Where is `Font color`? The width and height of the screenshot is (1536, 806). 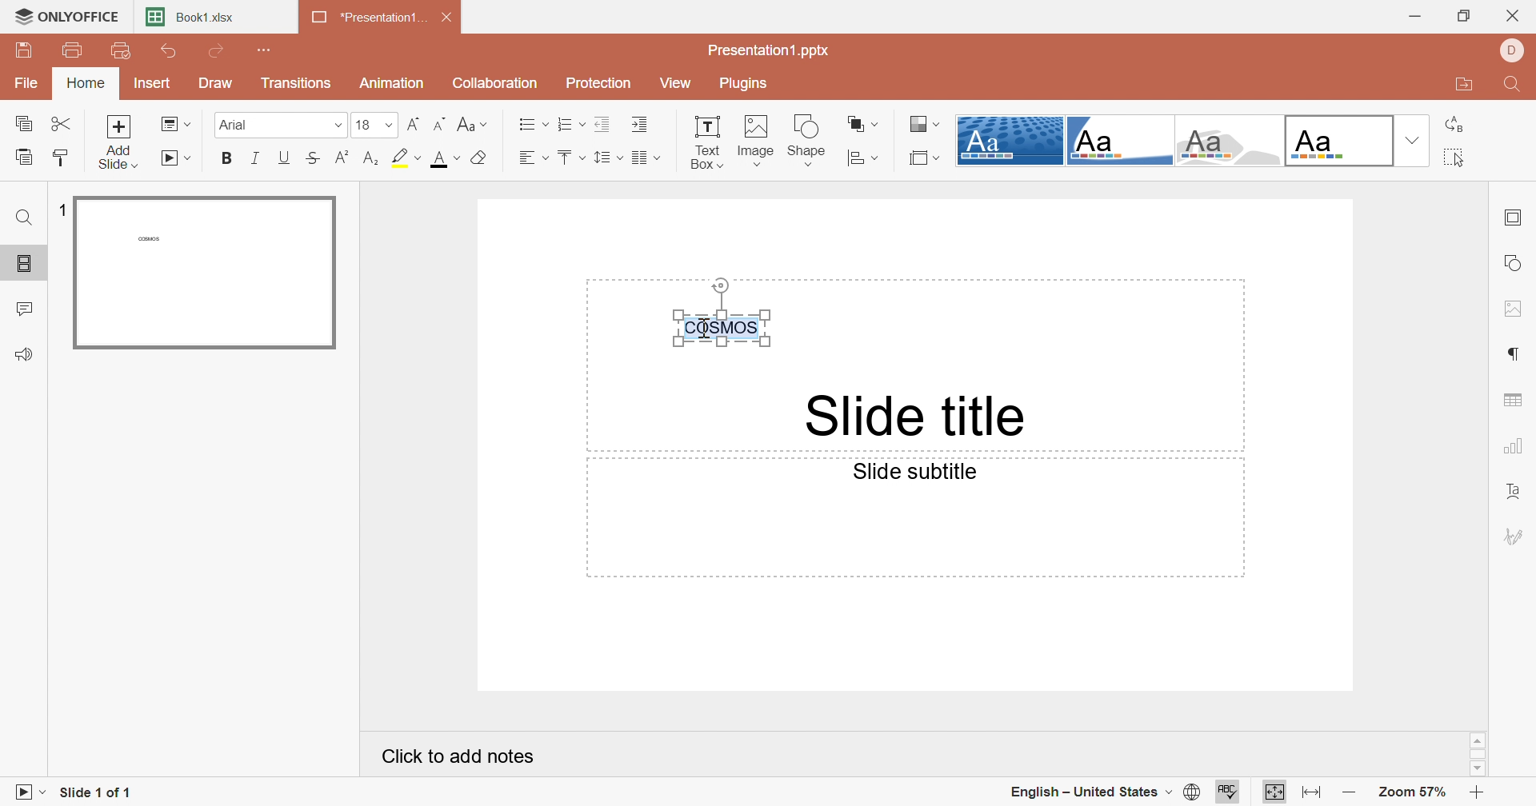
Font color is located at coordinates (445, 161).